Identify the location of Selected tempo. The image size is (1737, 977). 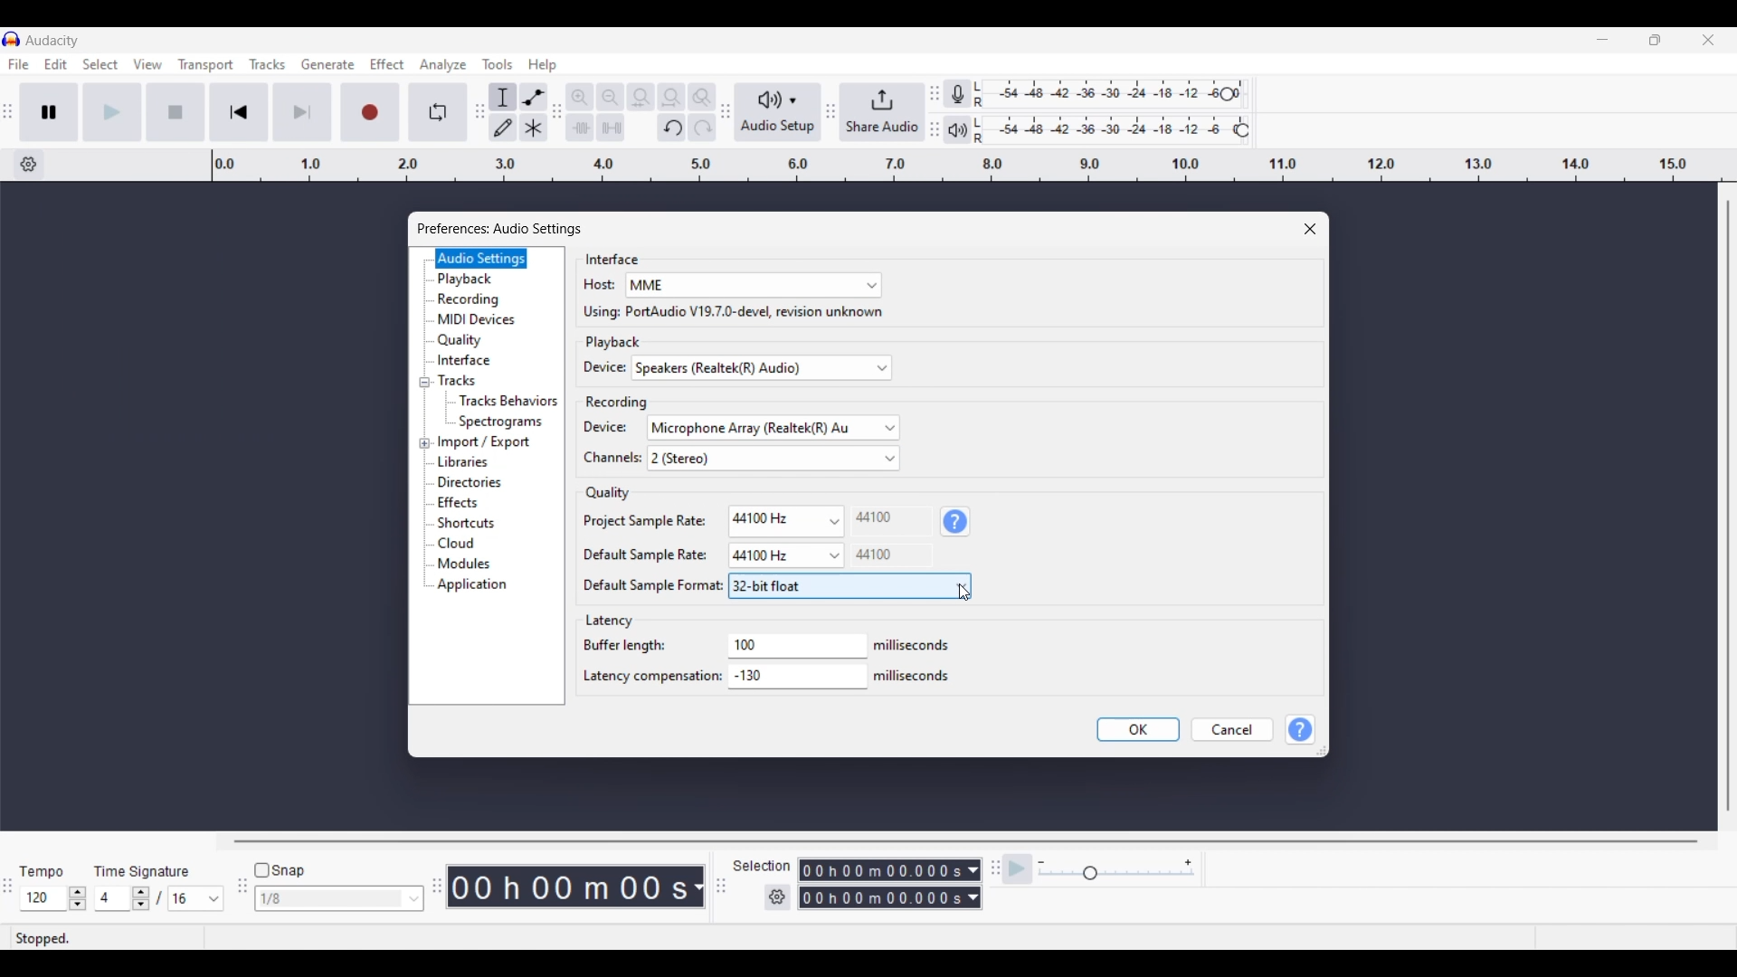
(43, 898).